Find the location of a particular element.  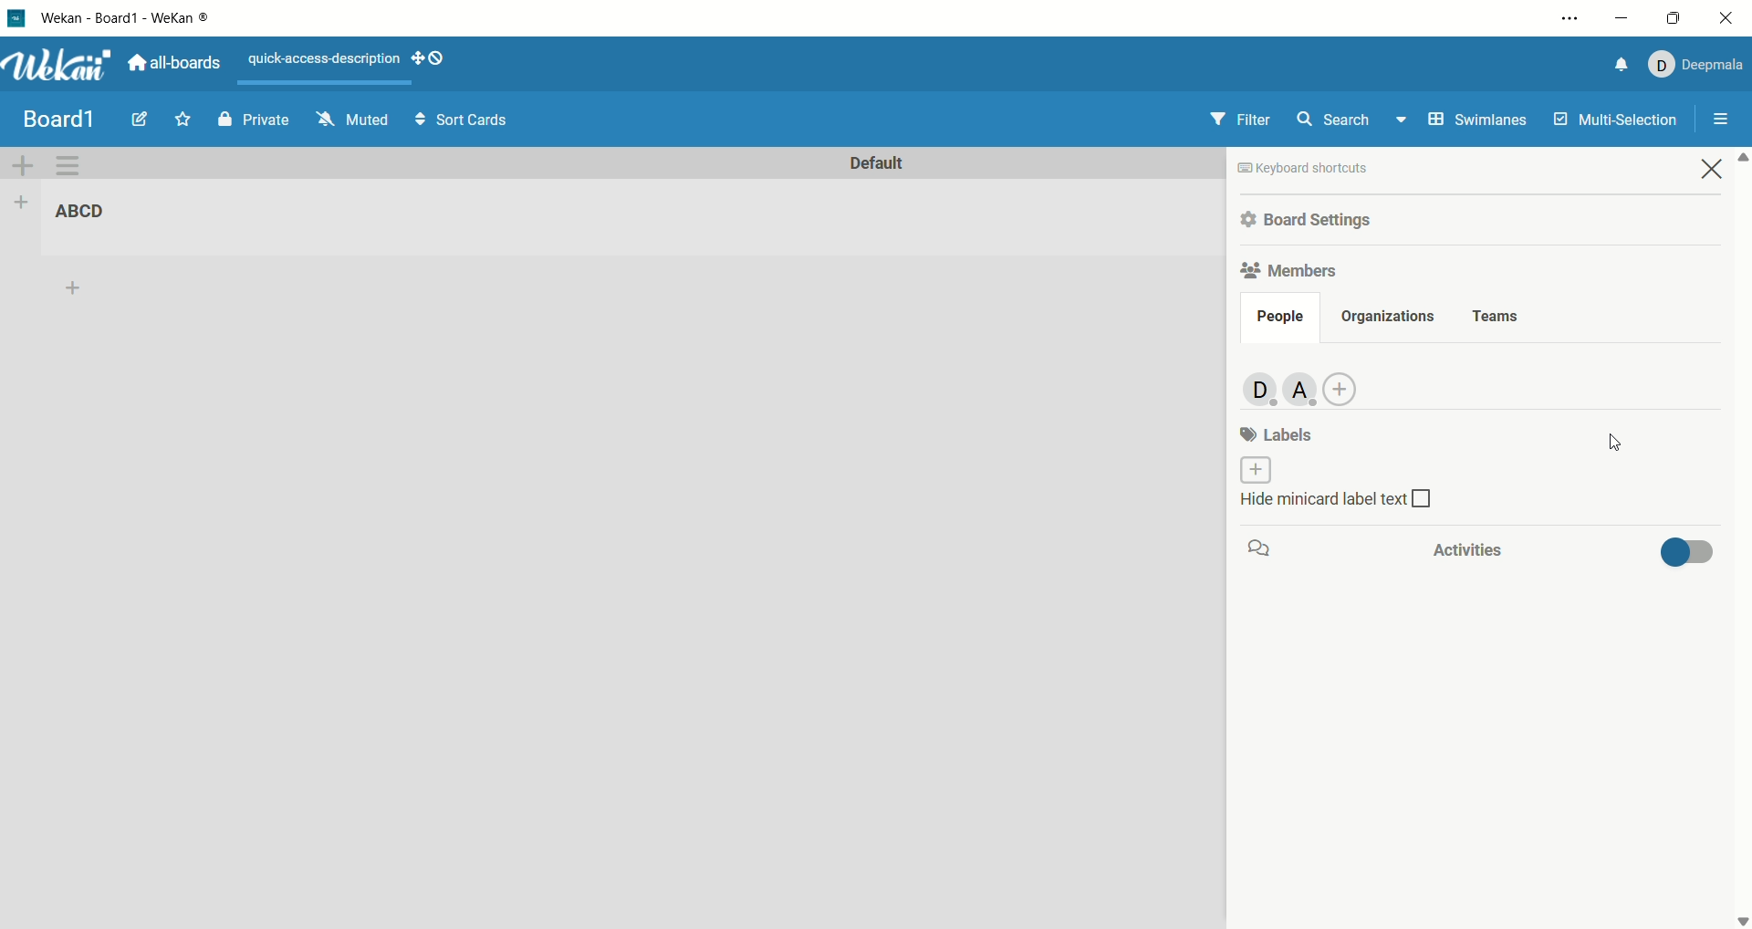

comment is located at coordinates (1264, 551).